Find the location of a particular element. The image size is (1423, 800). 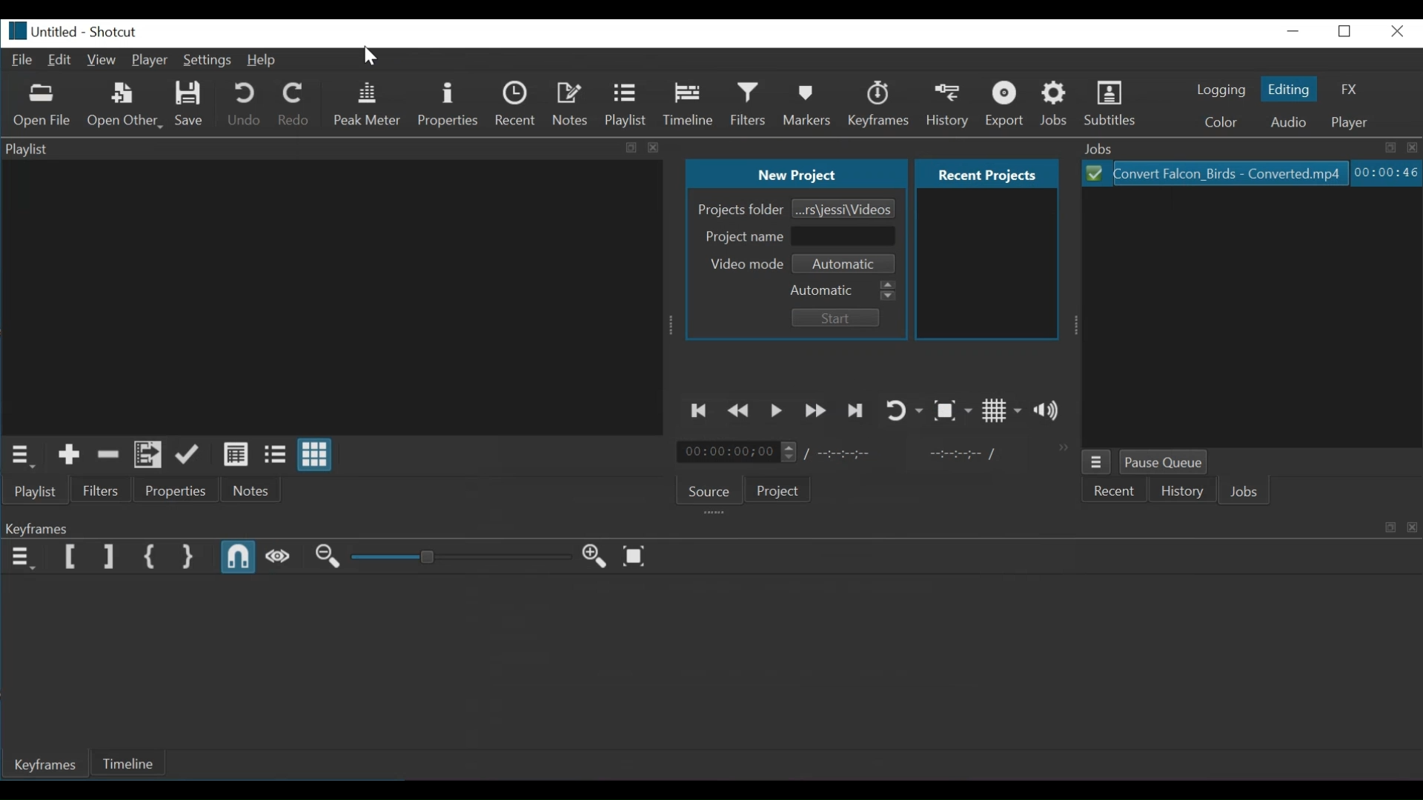

Video mode is located at coordinates (745, 264).